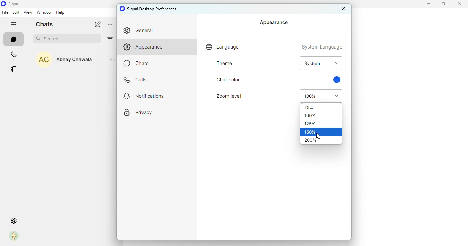 This screenshot has width=468, height=246. I want to click on Language, so click(273, 47).